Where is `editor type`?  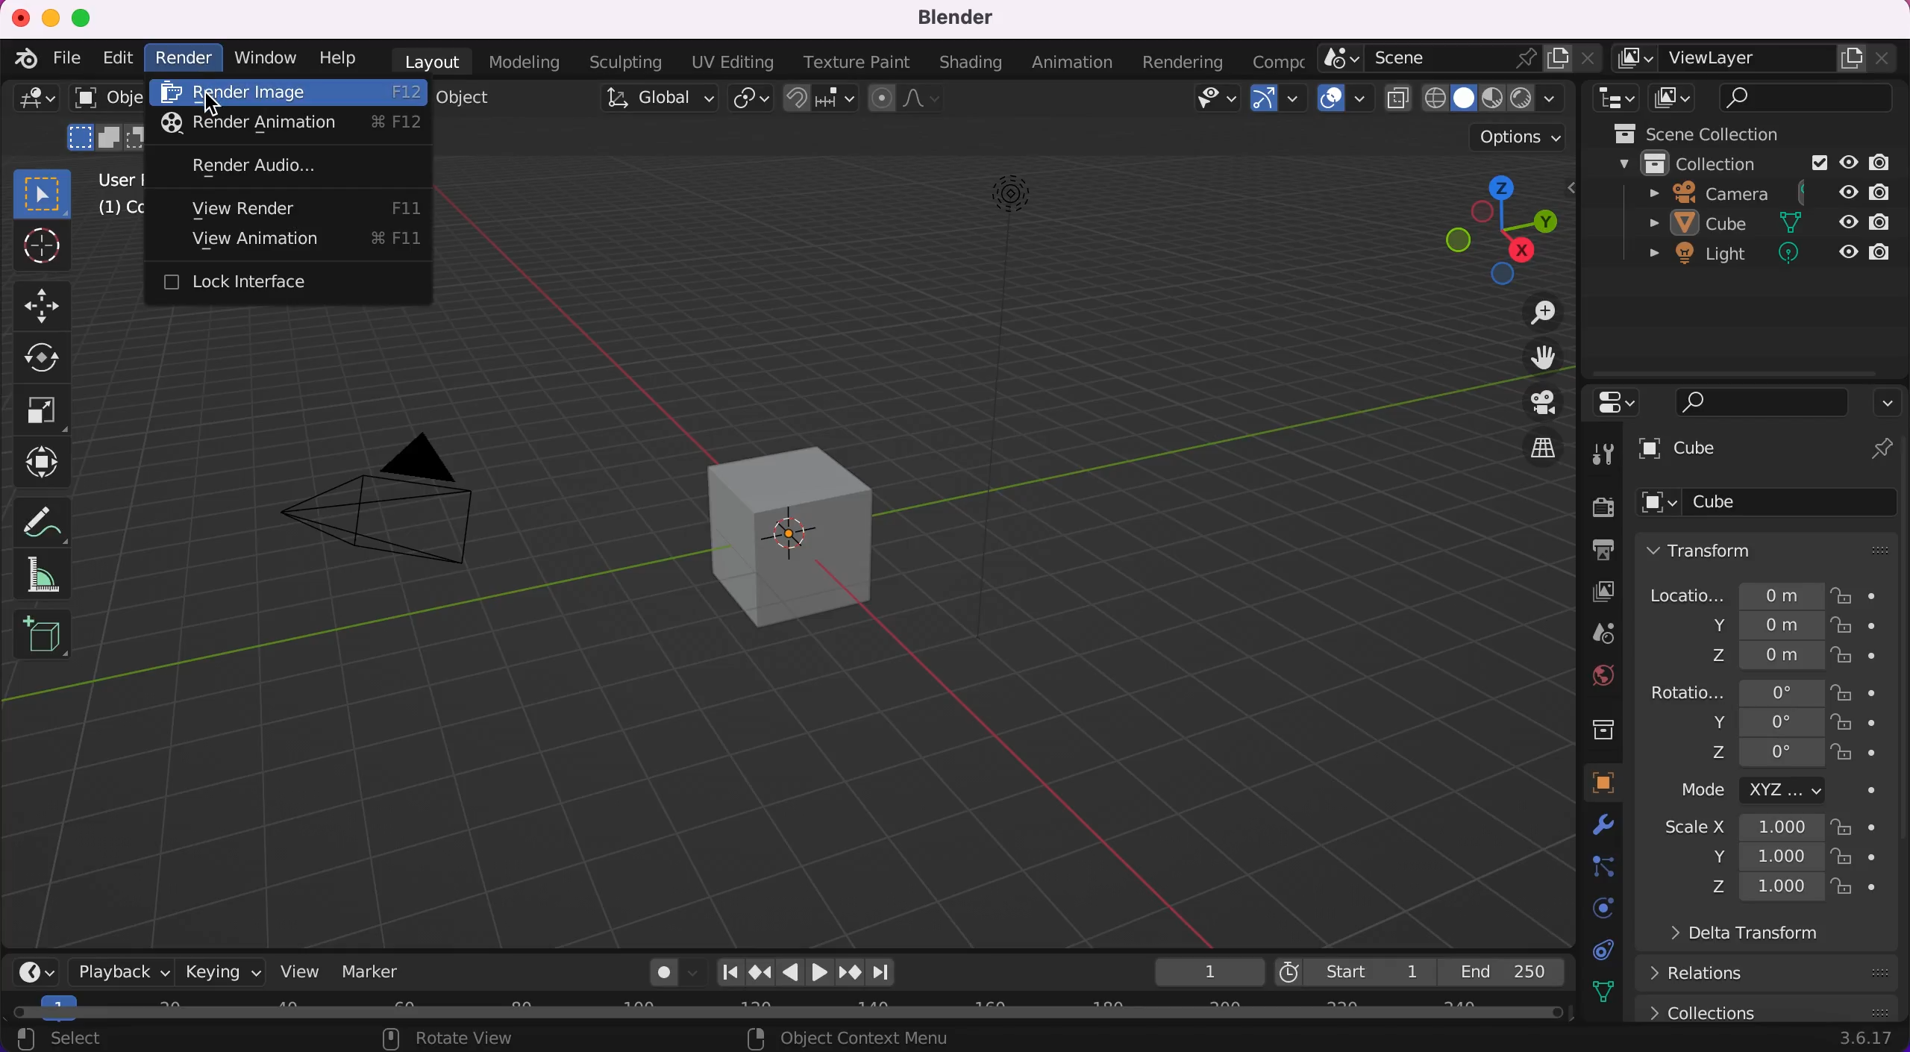
editor type is located at coordinates (28, 970).